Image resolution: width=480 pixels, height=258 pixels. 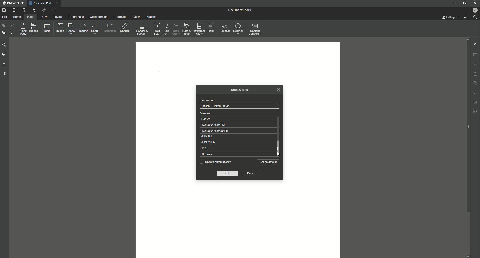 What do you see at coordinates (12, 32) in the screenshot?
I see `Choose Style` at bounding box center [12, 32].